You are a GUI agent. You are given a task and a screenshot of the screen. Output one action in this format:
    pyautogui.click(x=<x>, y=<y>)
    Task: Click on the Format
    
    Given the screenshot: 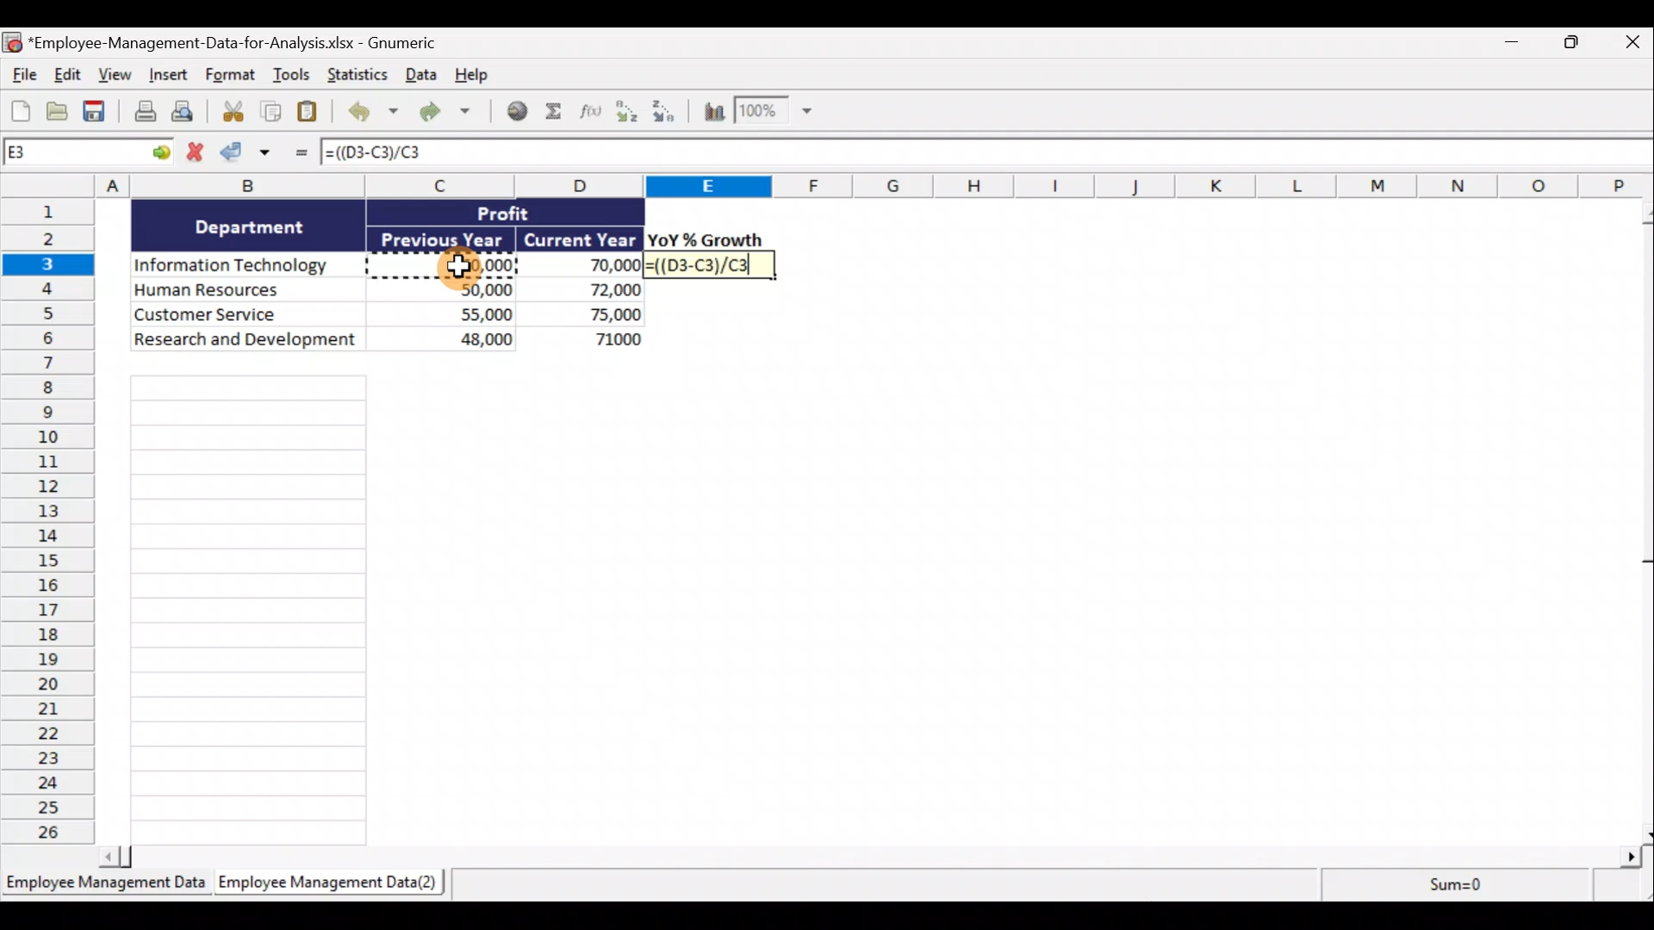 What is the action you would take?
    pyautogui.click(x=232, y=77)
    